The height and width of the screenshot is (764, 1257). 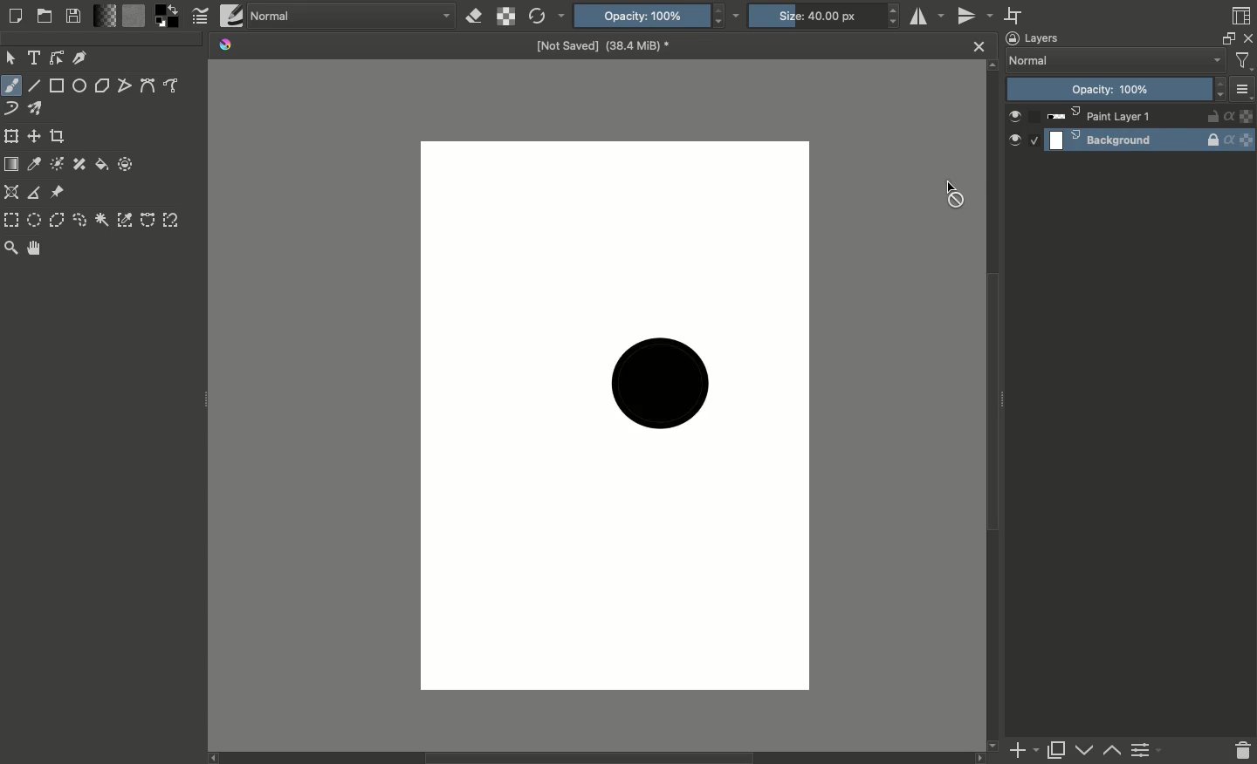 What do you see at coordinates (1246, 93) in the screenshot?
I see `Thumbnail` at bounding box center [1246, 93].